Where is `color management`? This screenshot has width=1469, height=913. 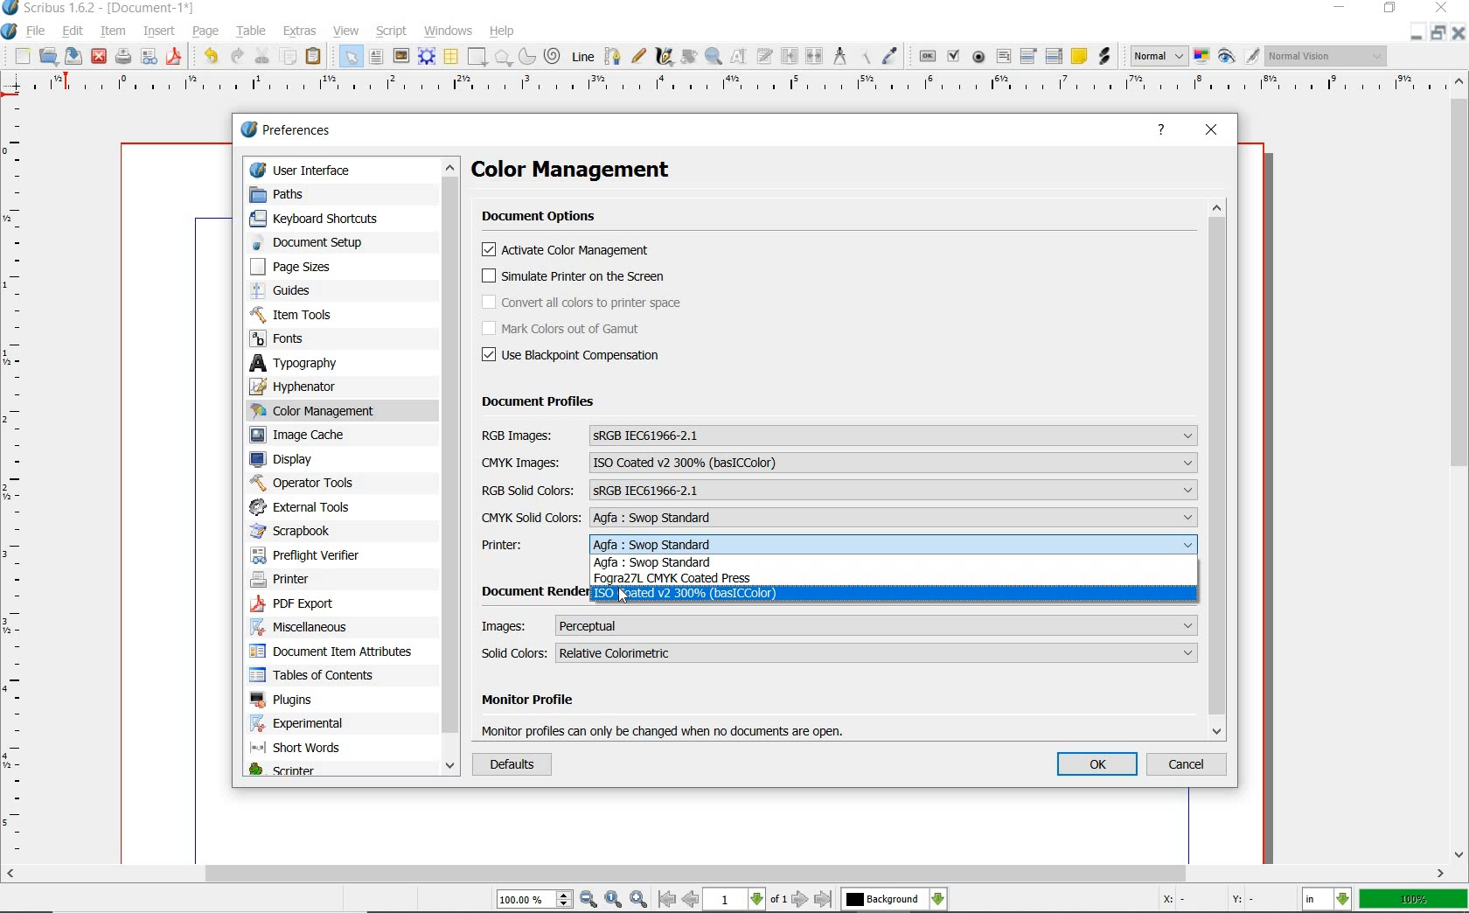
color management is located at coordinates (319, 410).